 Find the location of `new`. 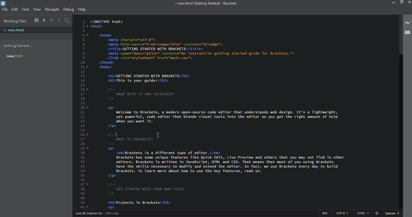

new is located at coordinates (14, 56).